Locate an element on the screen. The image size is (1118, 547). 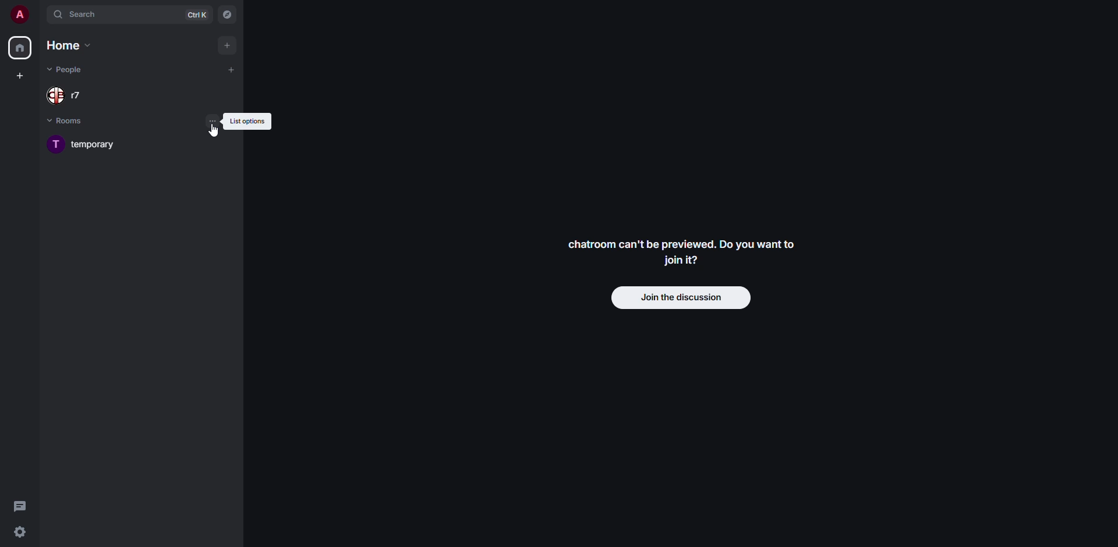
rooms is located at coordinates (67, 120).